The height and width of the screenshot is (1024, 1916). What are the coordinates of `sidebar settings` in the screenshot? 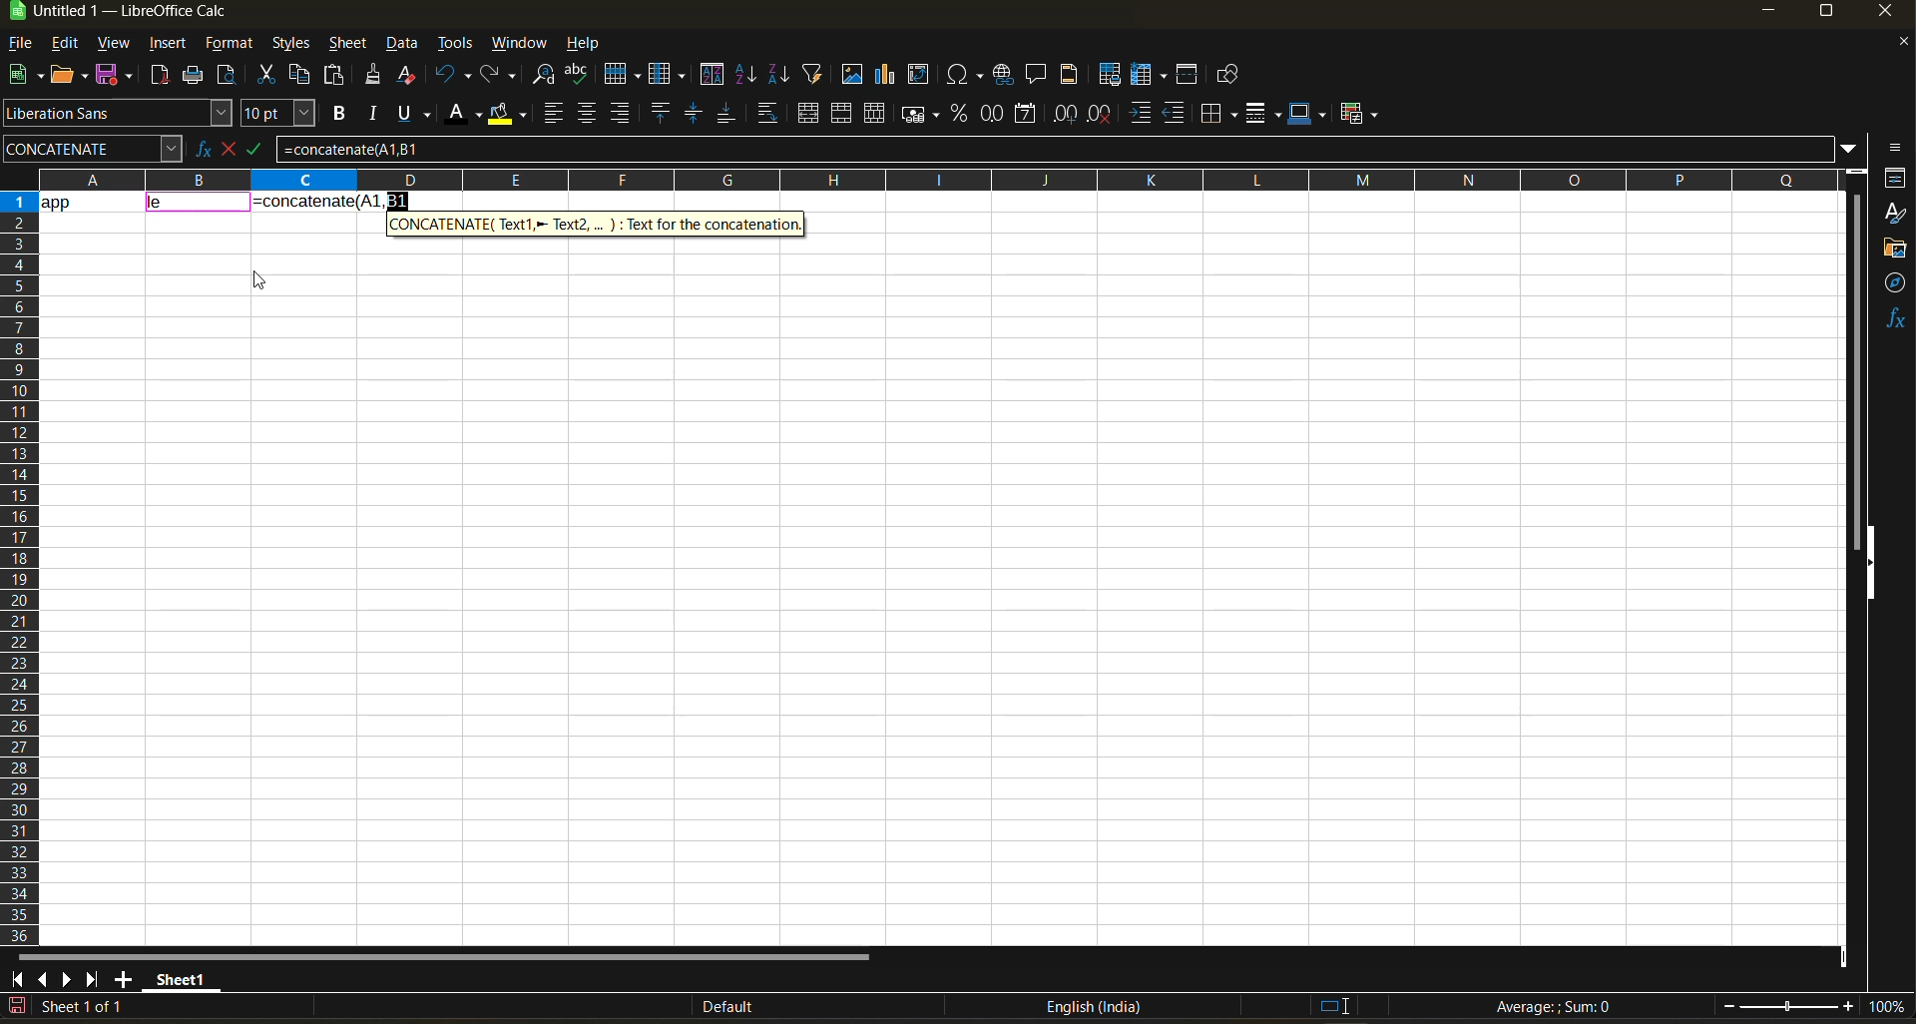 It's located at (1892, 148).